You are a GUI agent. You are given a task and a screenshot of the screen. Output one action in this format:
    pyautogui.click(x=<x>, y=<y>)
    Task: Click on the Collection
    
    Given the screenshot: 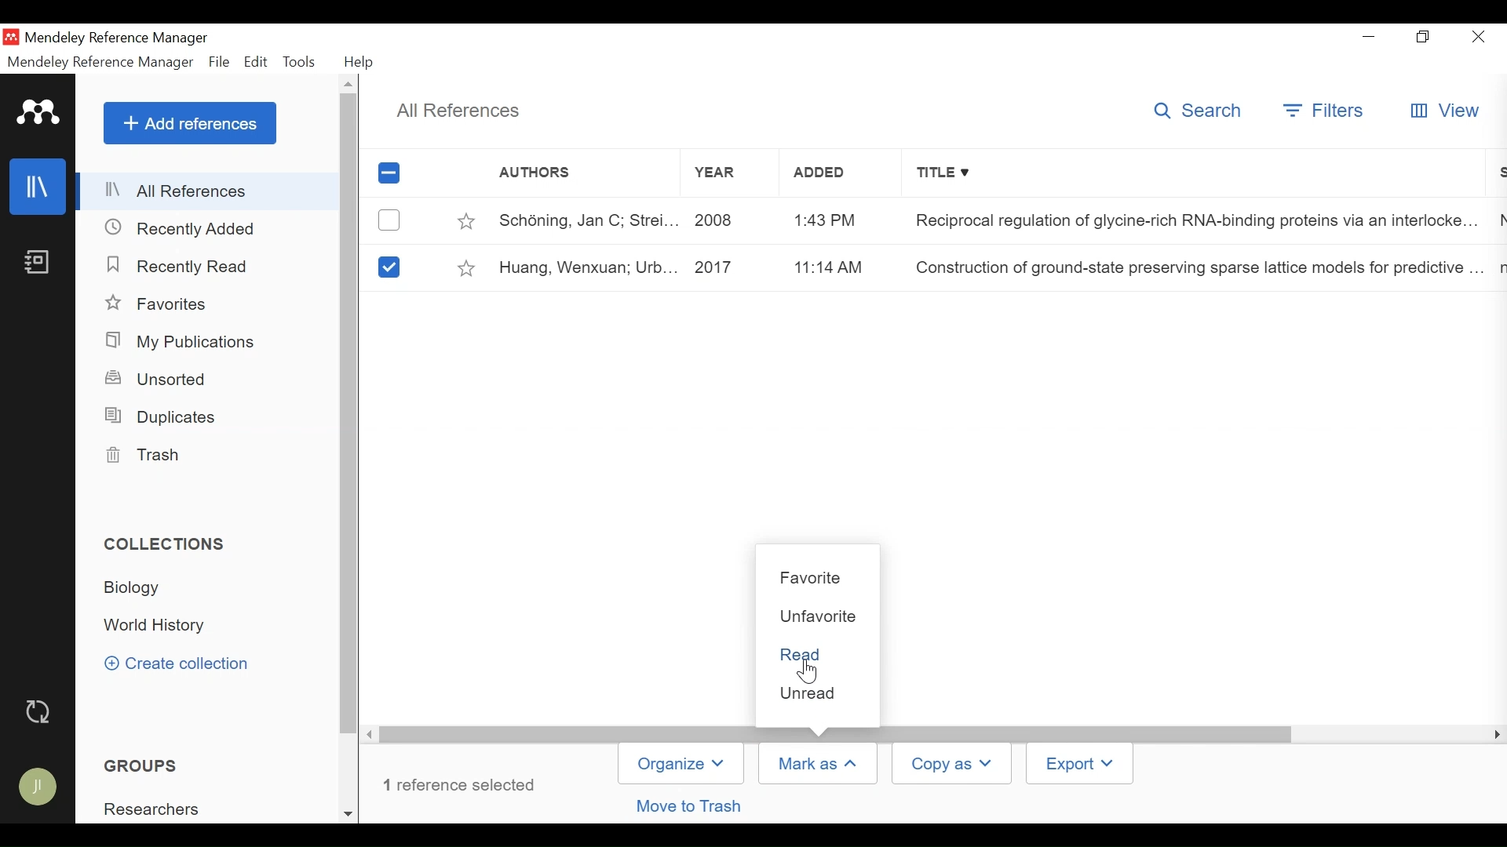 What is the action you would take?
    pyautogui.click(x=169, y=543)
    